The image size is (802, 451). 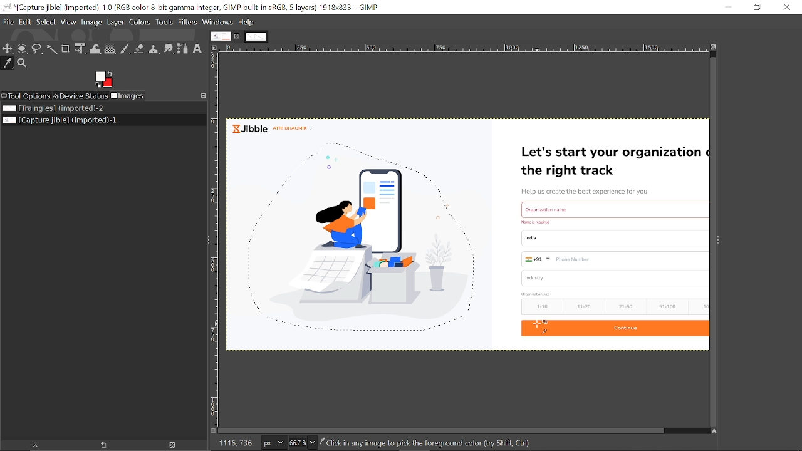 I want to click on Image, so click(x=91, y=23).